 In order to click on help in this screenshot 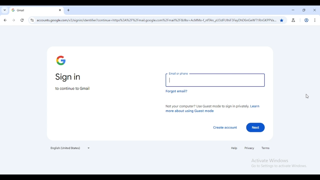, I will do `click(234, 148)`.